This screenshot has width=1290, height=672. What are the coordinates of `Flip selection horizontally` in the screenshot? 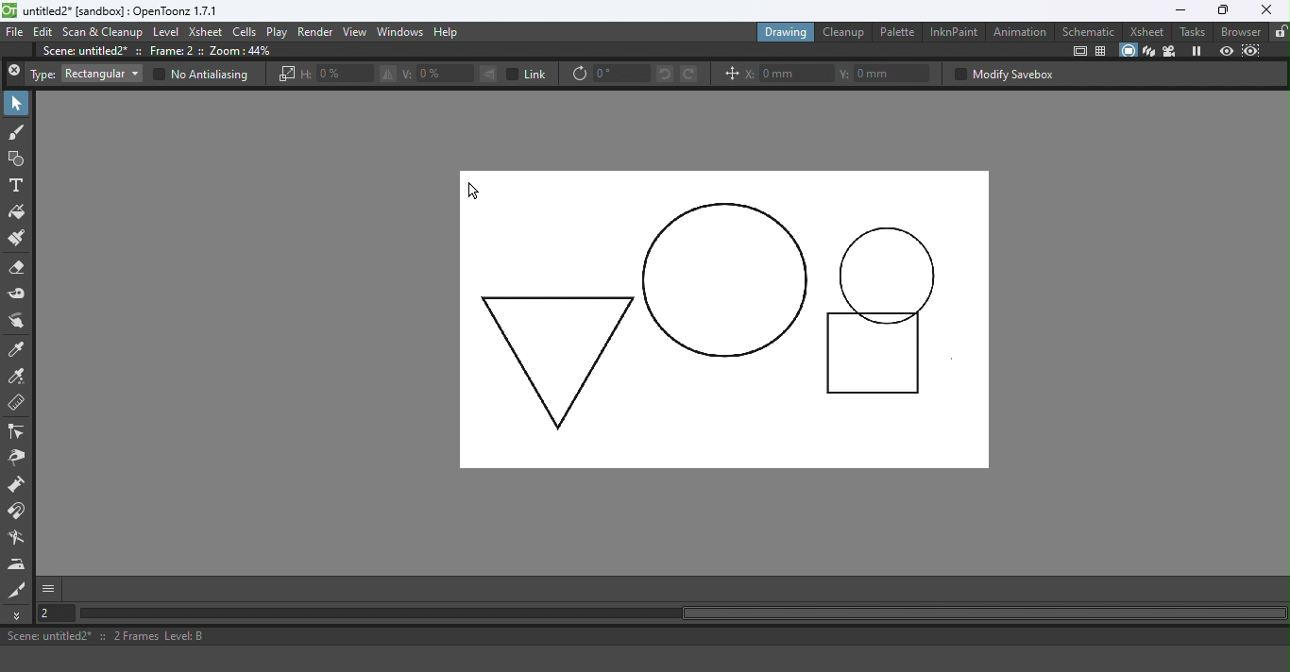 It's located at (386, 75).